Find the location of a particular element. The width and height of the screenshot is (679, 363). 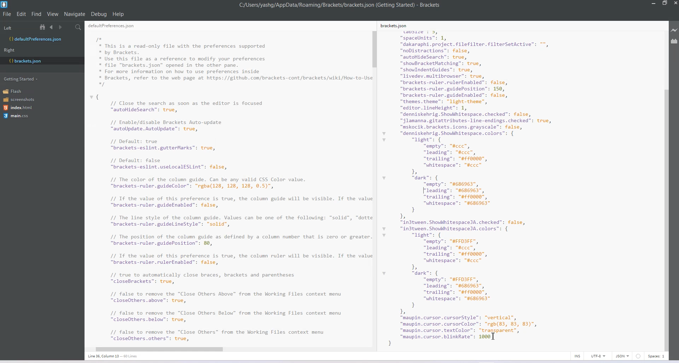

Left is located at coordinates (7, 28).